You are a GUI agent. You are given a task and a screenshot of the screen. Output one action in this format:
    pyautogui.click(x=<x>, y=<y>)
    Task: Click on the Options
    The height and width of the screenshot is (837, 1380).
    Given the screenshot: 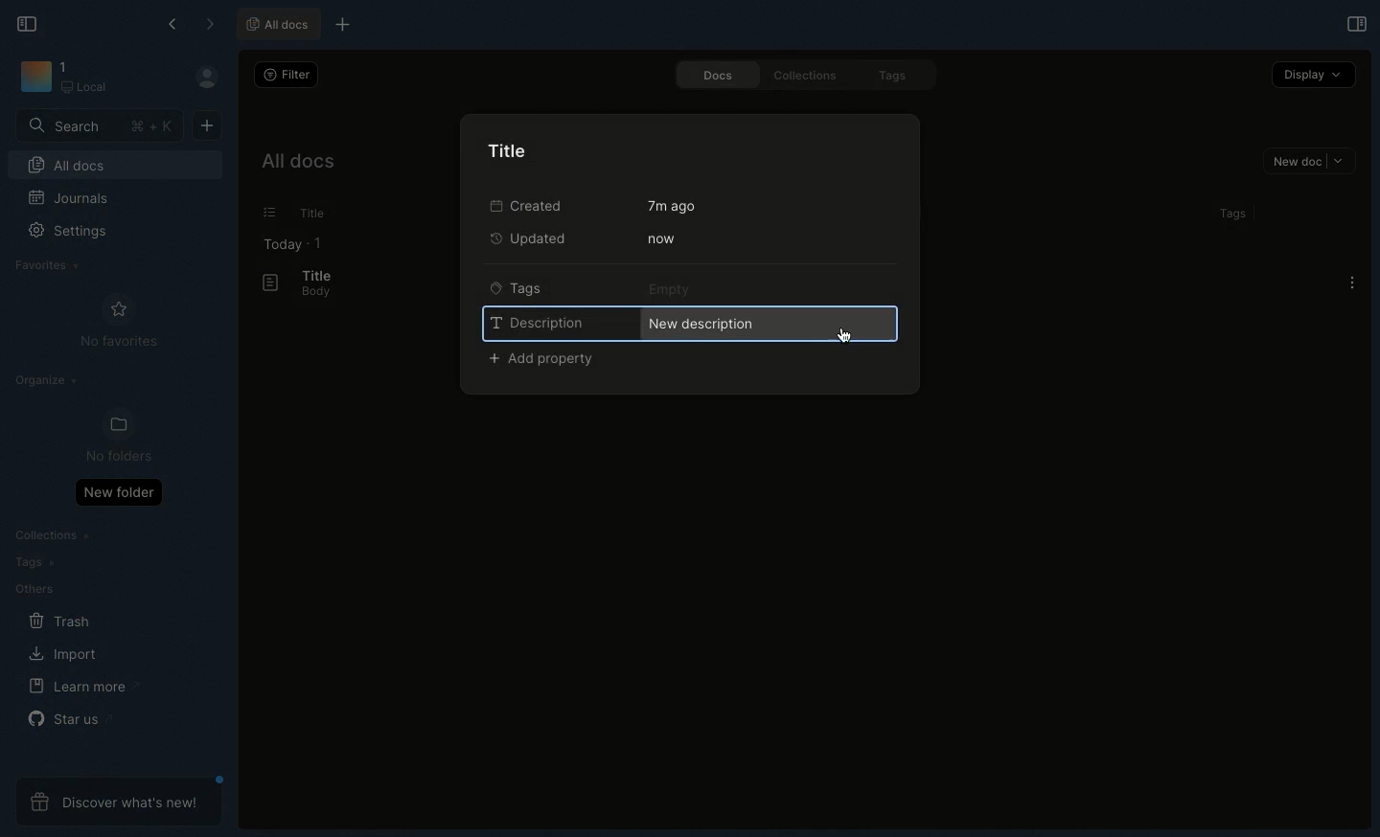 What is the action you would take?
    pyautogui.click(x=1352, y=283)
    